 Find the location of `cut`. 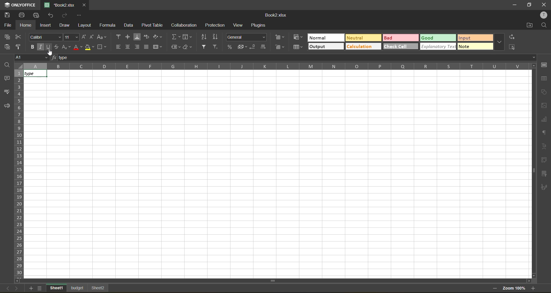

cut is located at coordinates (19, 37).